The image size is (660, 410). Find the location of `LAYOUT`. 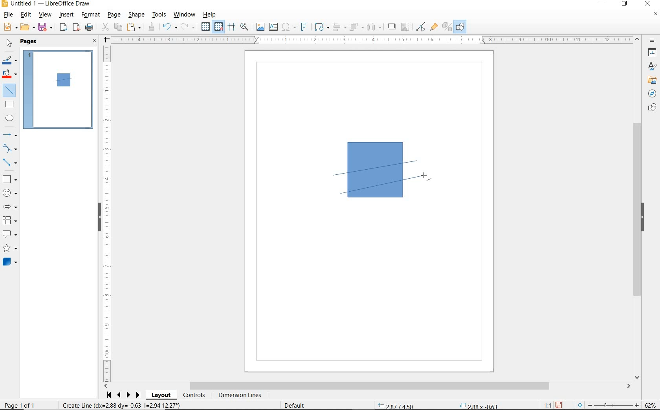

LAYOUT is located at coordinates (162, 395).